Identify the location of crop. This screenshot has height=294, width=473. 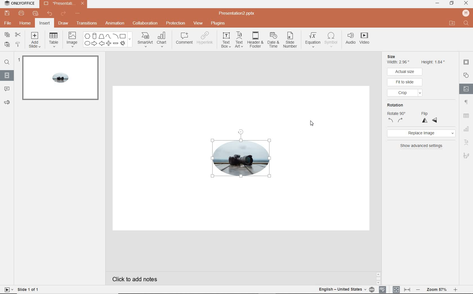
(406, 94).